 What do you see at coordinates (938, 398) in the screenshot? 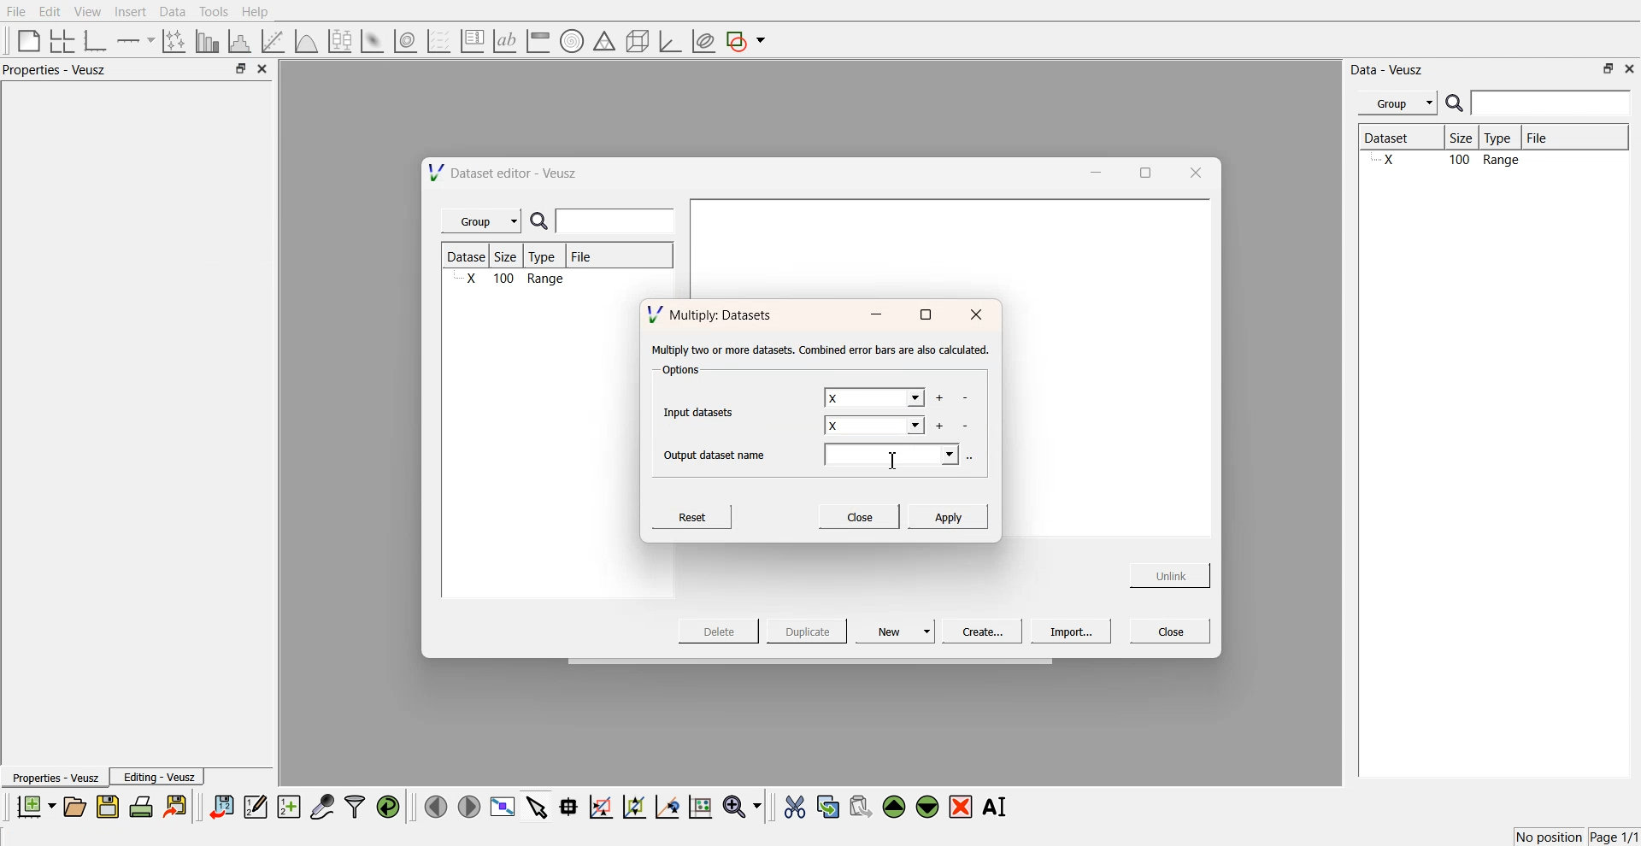
I see `add more` at bounding box center [938, 398].